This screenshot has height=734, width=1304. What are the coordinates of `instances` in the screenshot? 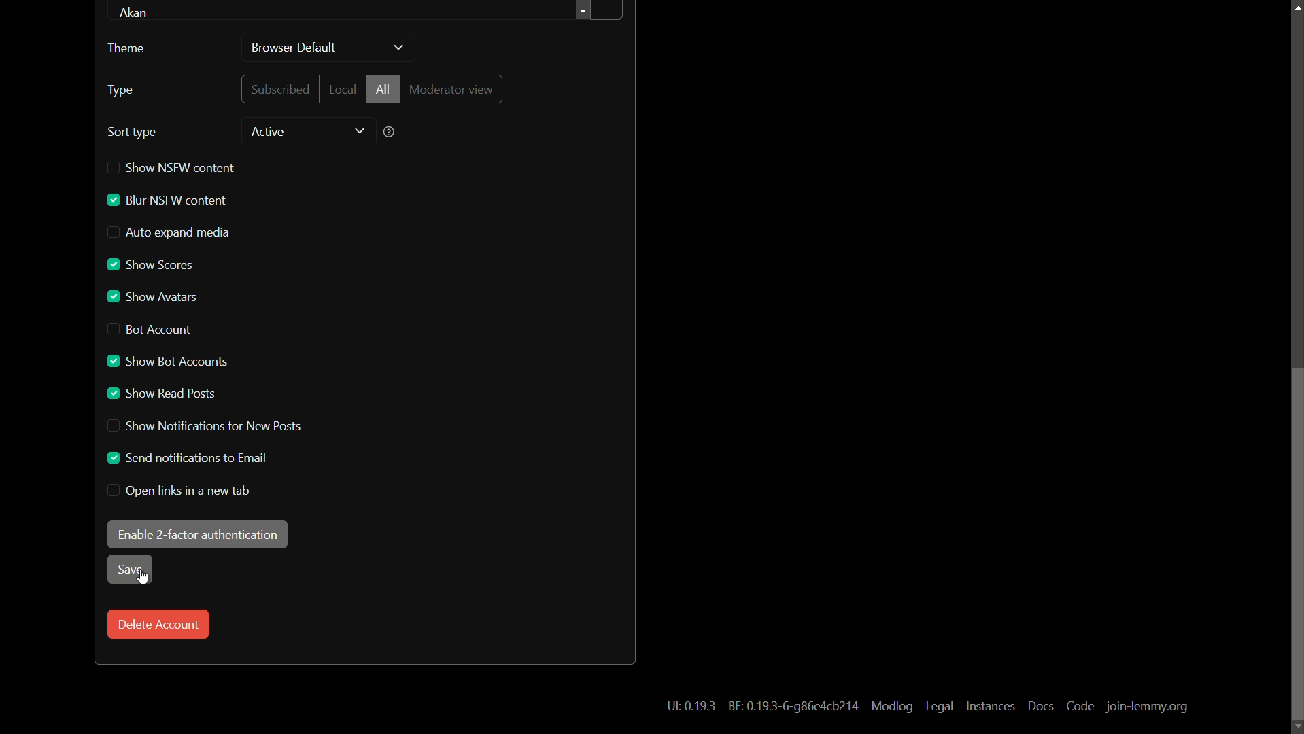 It's located at (991, 707).